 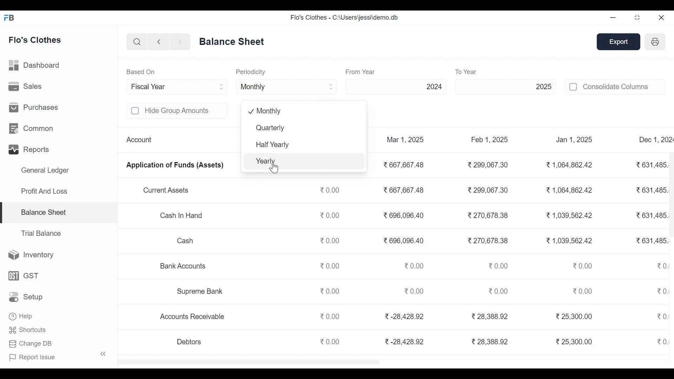 What do you see at coordinates (24, 275) in the screenshot?
I see `gst` at bounding box center [24, 275].